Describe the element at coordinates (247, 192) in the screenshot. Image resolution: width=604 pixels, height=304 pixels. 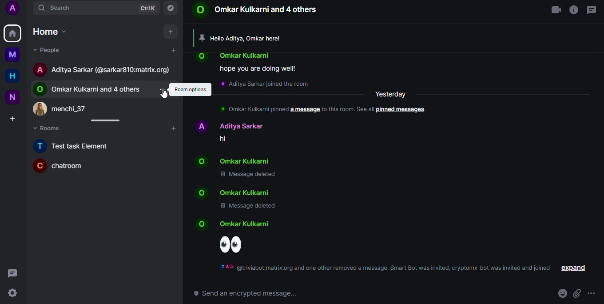
I see `o Omkar Kulkarni` at that location.